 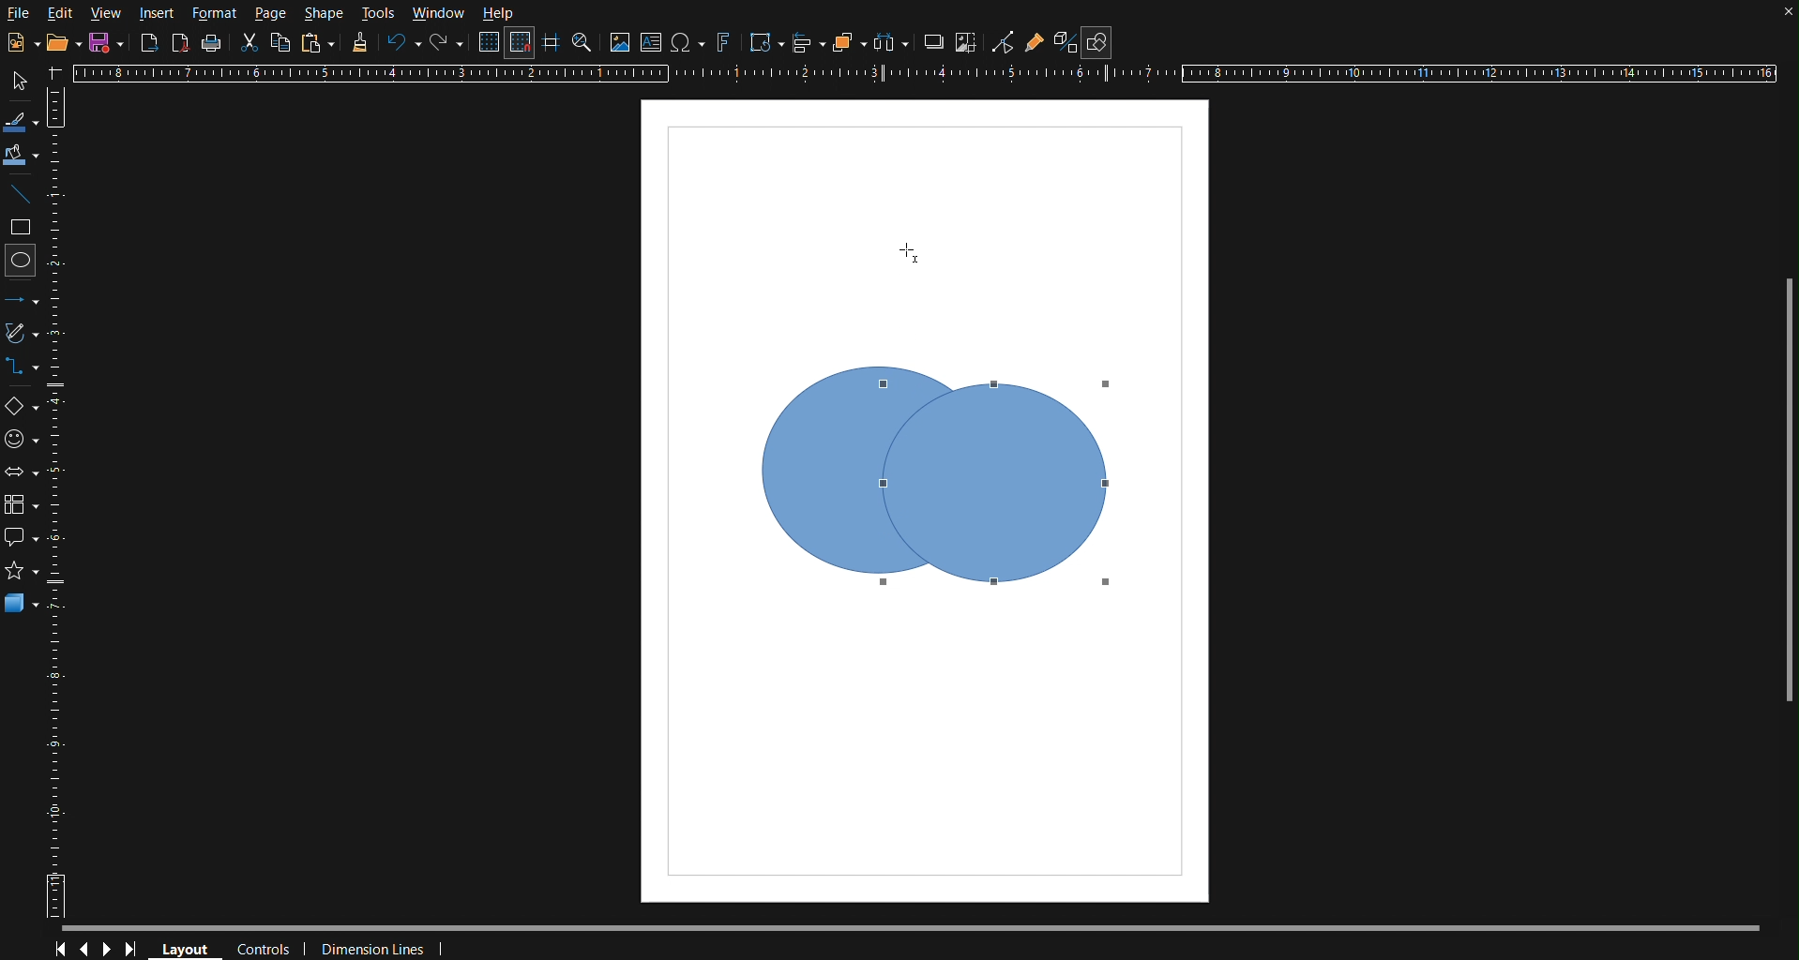 I want to click on Box Arrows, so click(x=22, y=478).